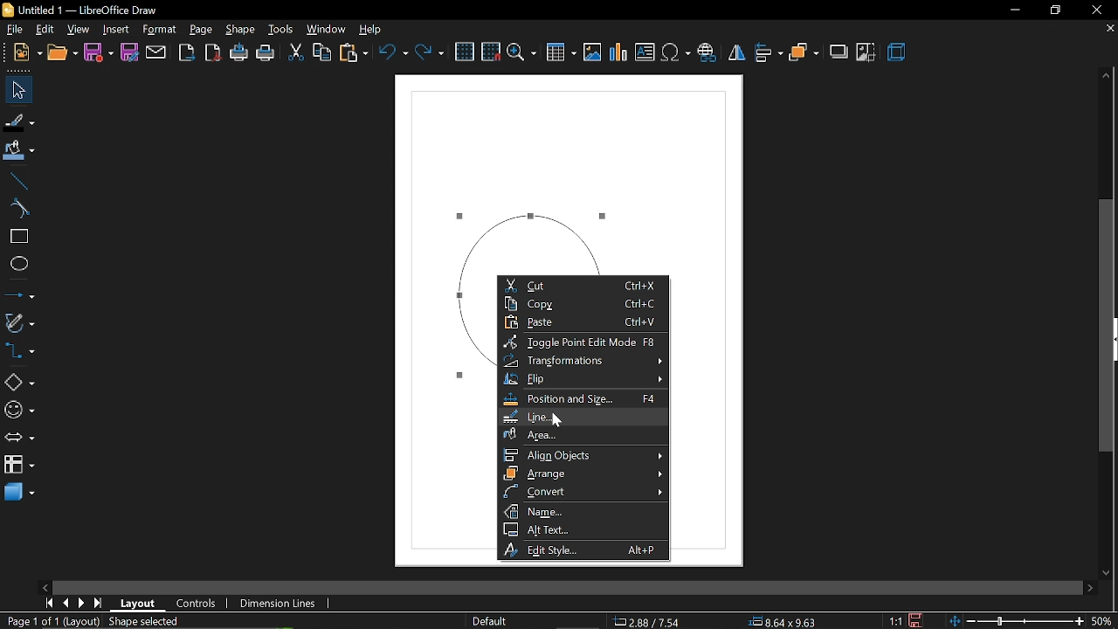 This screenshot has width=1118, height=629. Describe the element at coordinates (81, 10) in the screenshot. I see `Untitled 1 - LibreOffice Draw` at that location.